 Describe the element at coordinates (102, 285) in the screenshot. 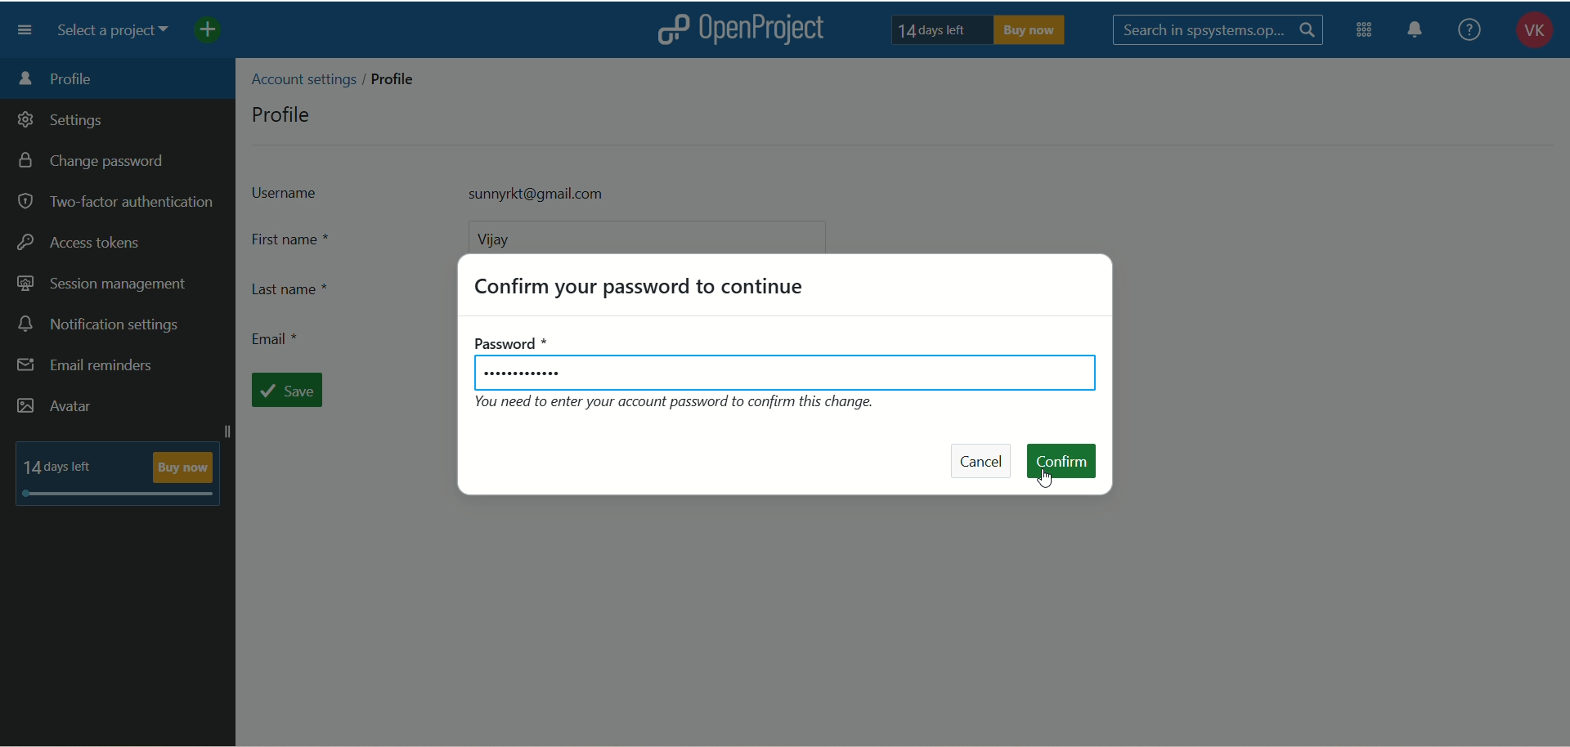

I see `session management` at that location.